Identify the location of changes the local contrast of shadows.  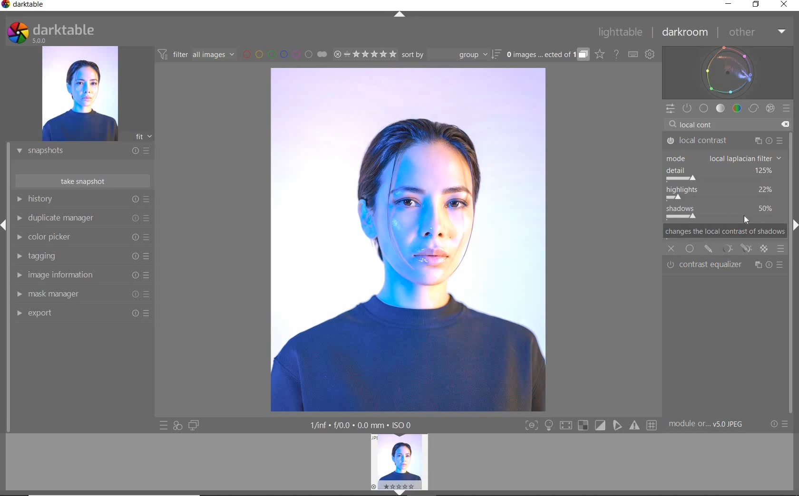
(725, 232).